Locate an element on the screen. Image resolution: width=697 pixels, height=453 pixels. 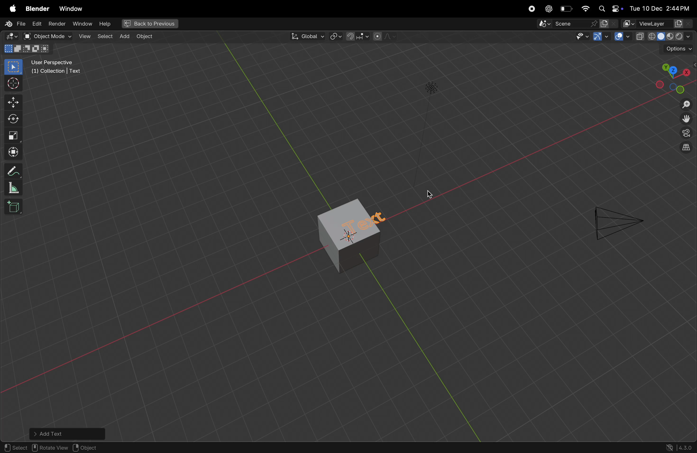
move is located at coordinates (12, 150).